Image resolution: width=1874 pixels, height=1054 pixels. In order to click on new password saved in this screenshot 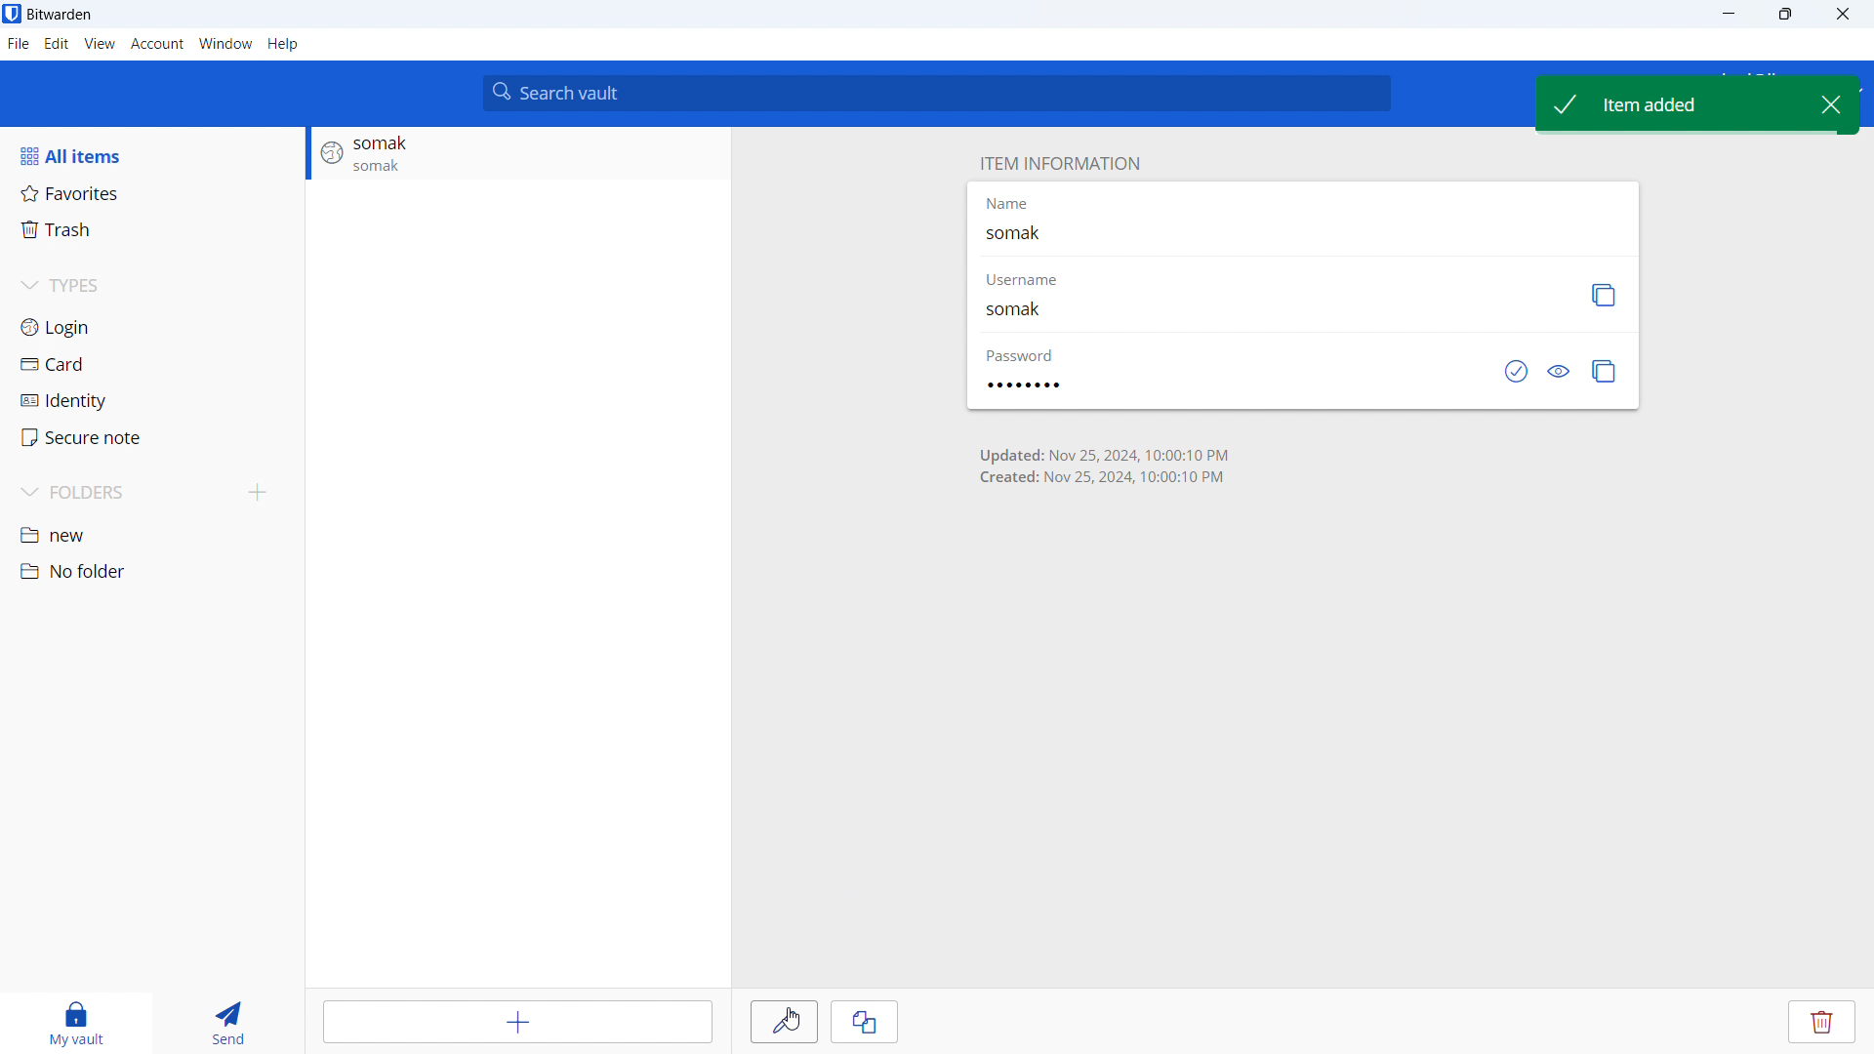, I will do `click(1663, 105)`.